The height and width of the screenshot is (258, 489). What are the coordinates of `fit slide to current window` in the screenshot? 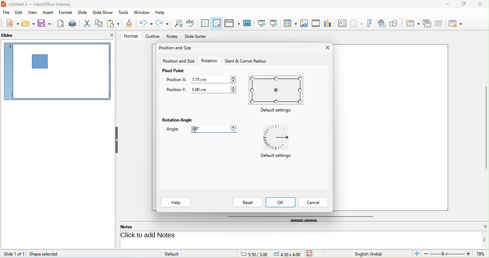 It's located at (417, 254).